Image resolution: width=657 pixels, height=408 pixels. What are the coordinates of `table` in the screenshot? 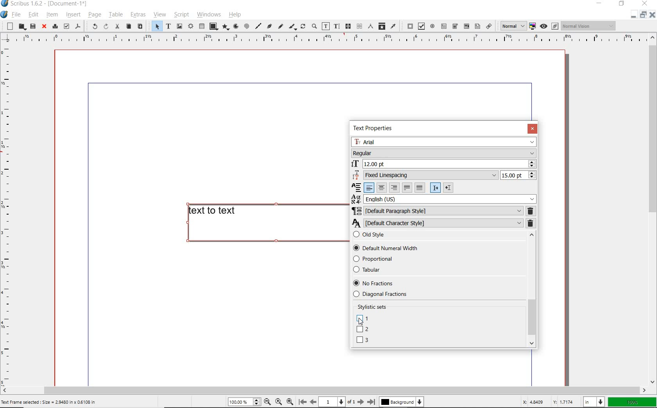 It's located at (202, 27).